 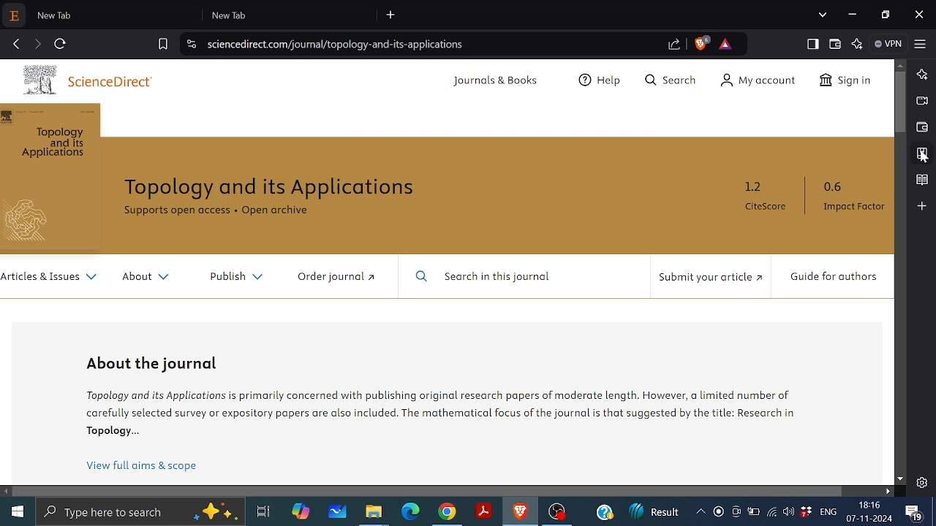 What do you see at coordinates (914, 512) in the screenshot?
I see `Masseges` at bounding box center [914, 512].